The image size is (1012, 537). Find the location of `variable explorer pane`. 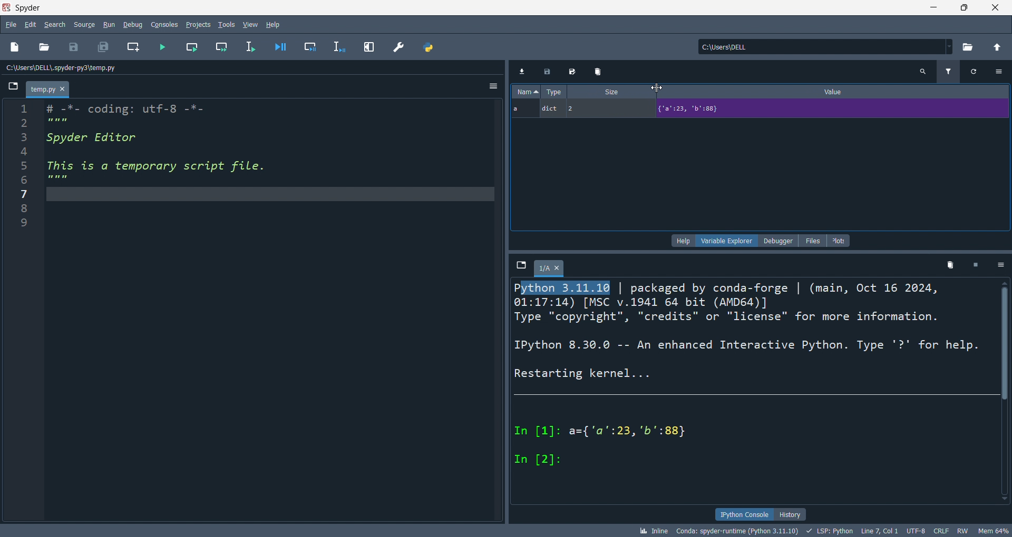

variable explorer pane is located at coordinates (762, 175).